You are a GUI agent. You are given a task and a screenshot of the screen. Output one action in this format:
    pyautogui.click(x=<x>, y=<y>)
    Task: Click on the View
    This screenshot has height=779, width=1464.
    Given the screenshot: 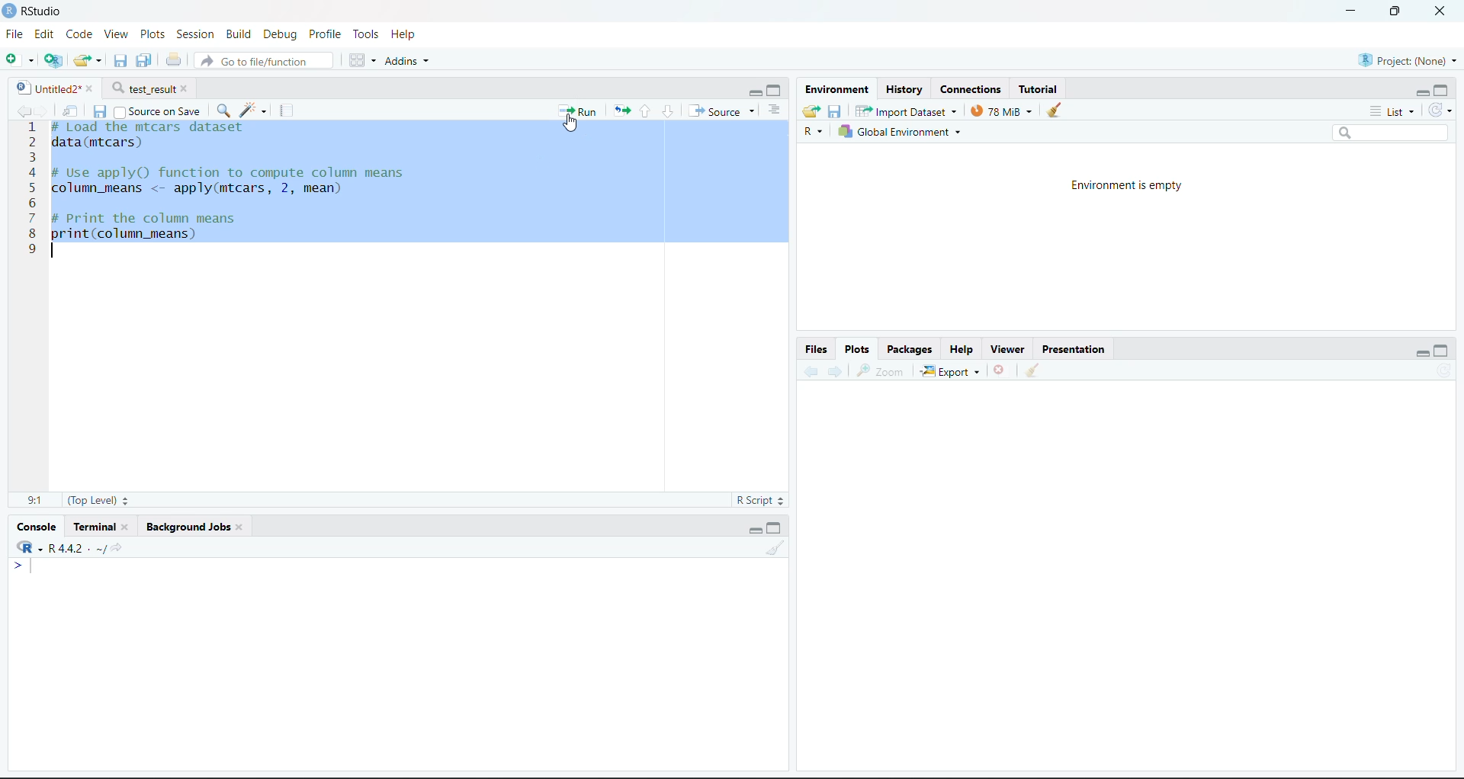 What is the action you would take?
    pyautogui.click(x=114, y=33)
    